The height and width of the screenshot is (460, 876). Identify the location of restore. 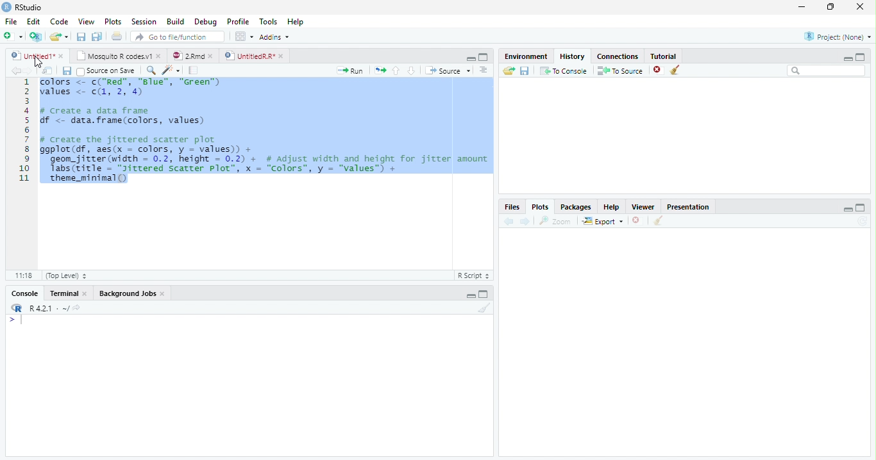
(830, 7).